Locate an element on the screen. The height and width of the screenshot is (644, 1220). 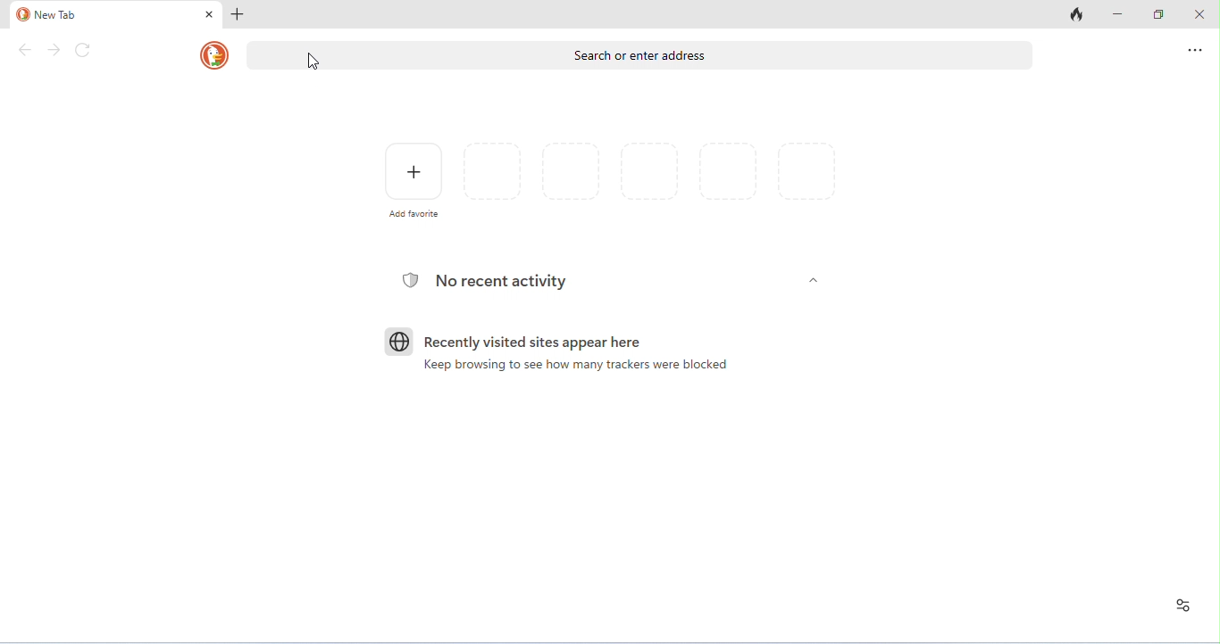
Websites symbol is located at coordinates (399, 342).